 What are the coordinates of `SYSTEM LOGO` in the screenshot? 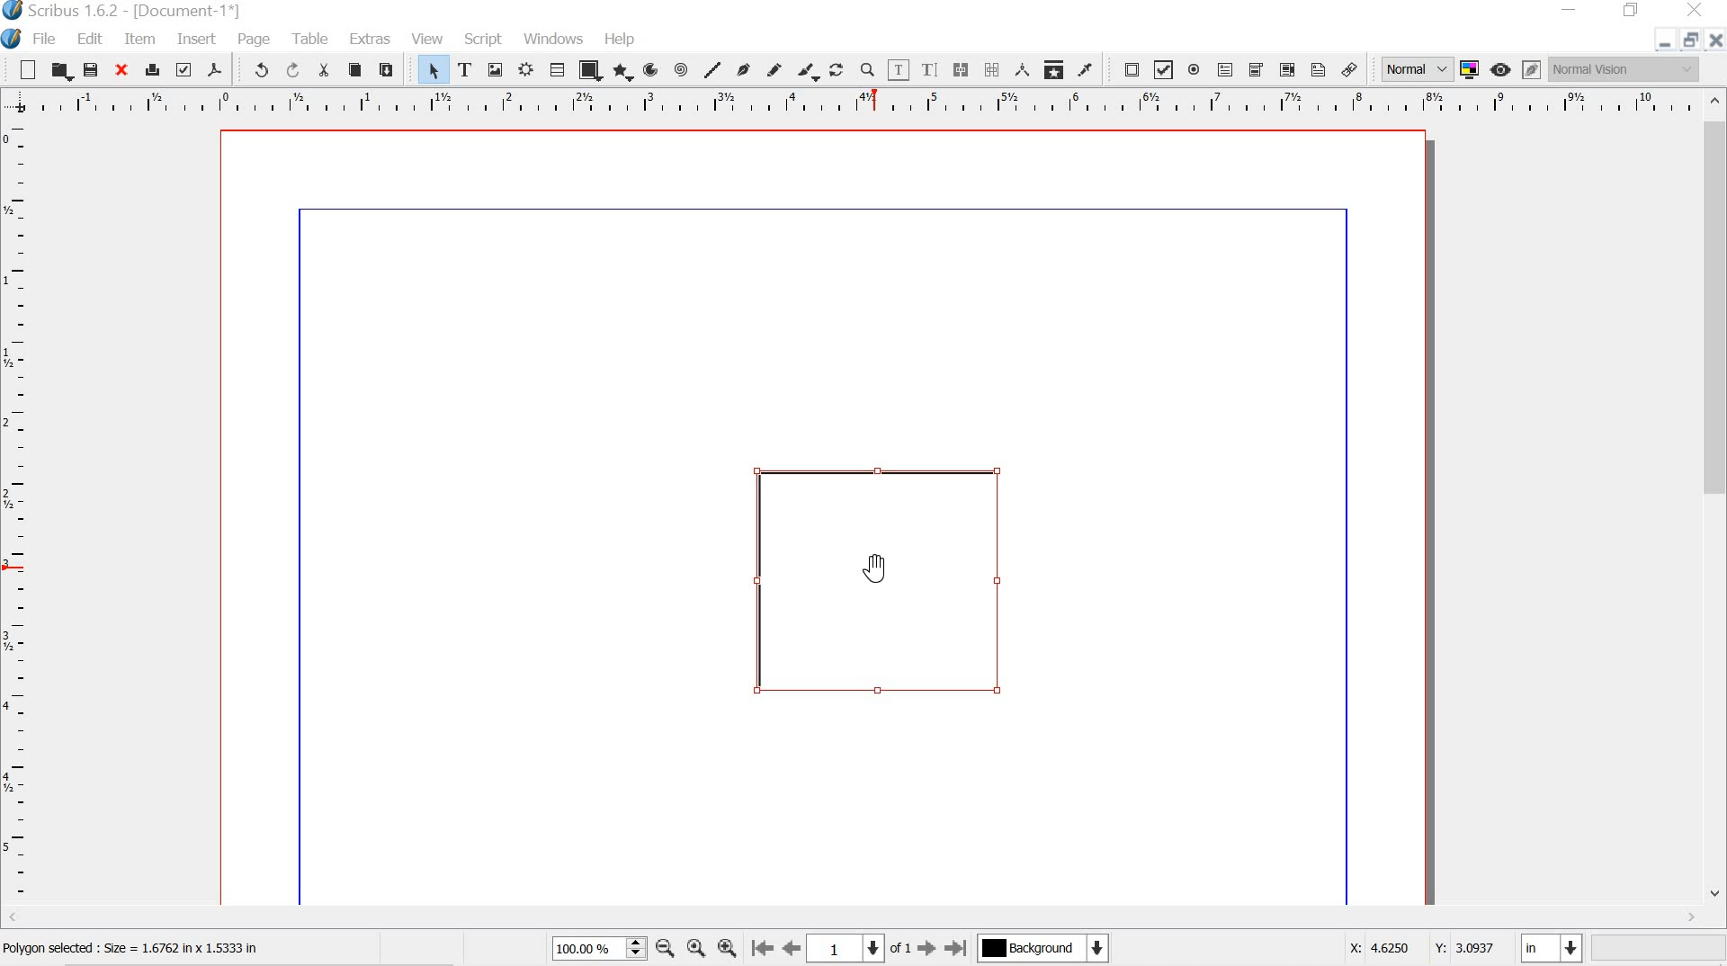 It's located at (14, 37).